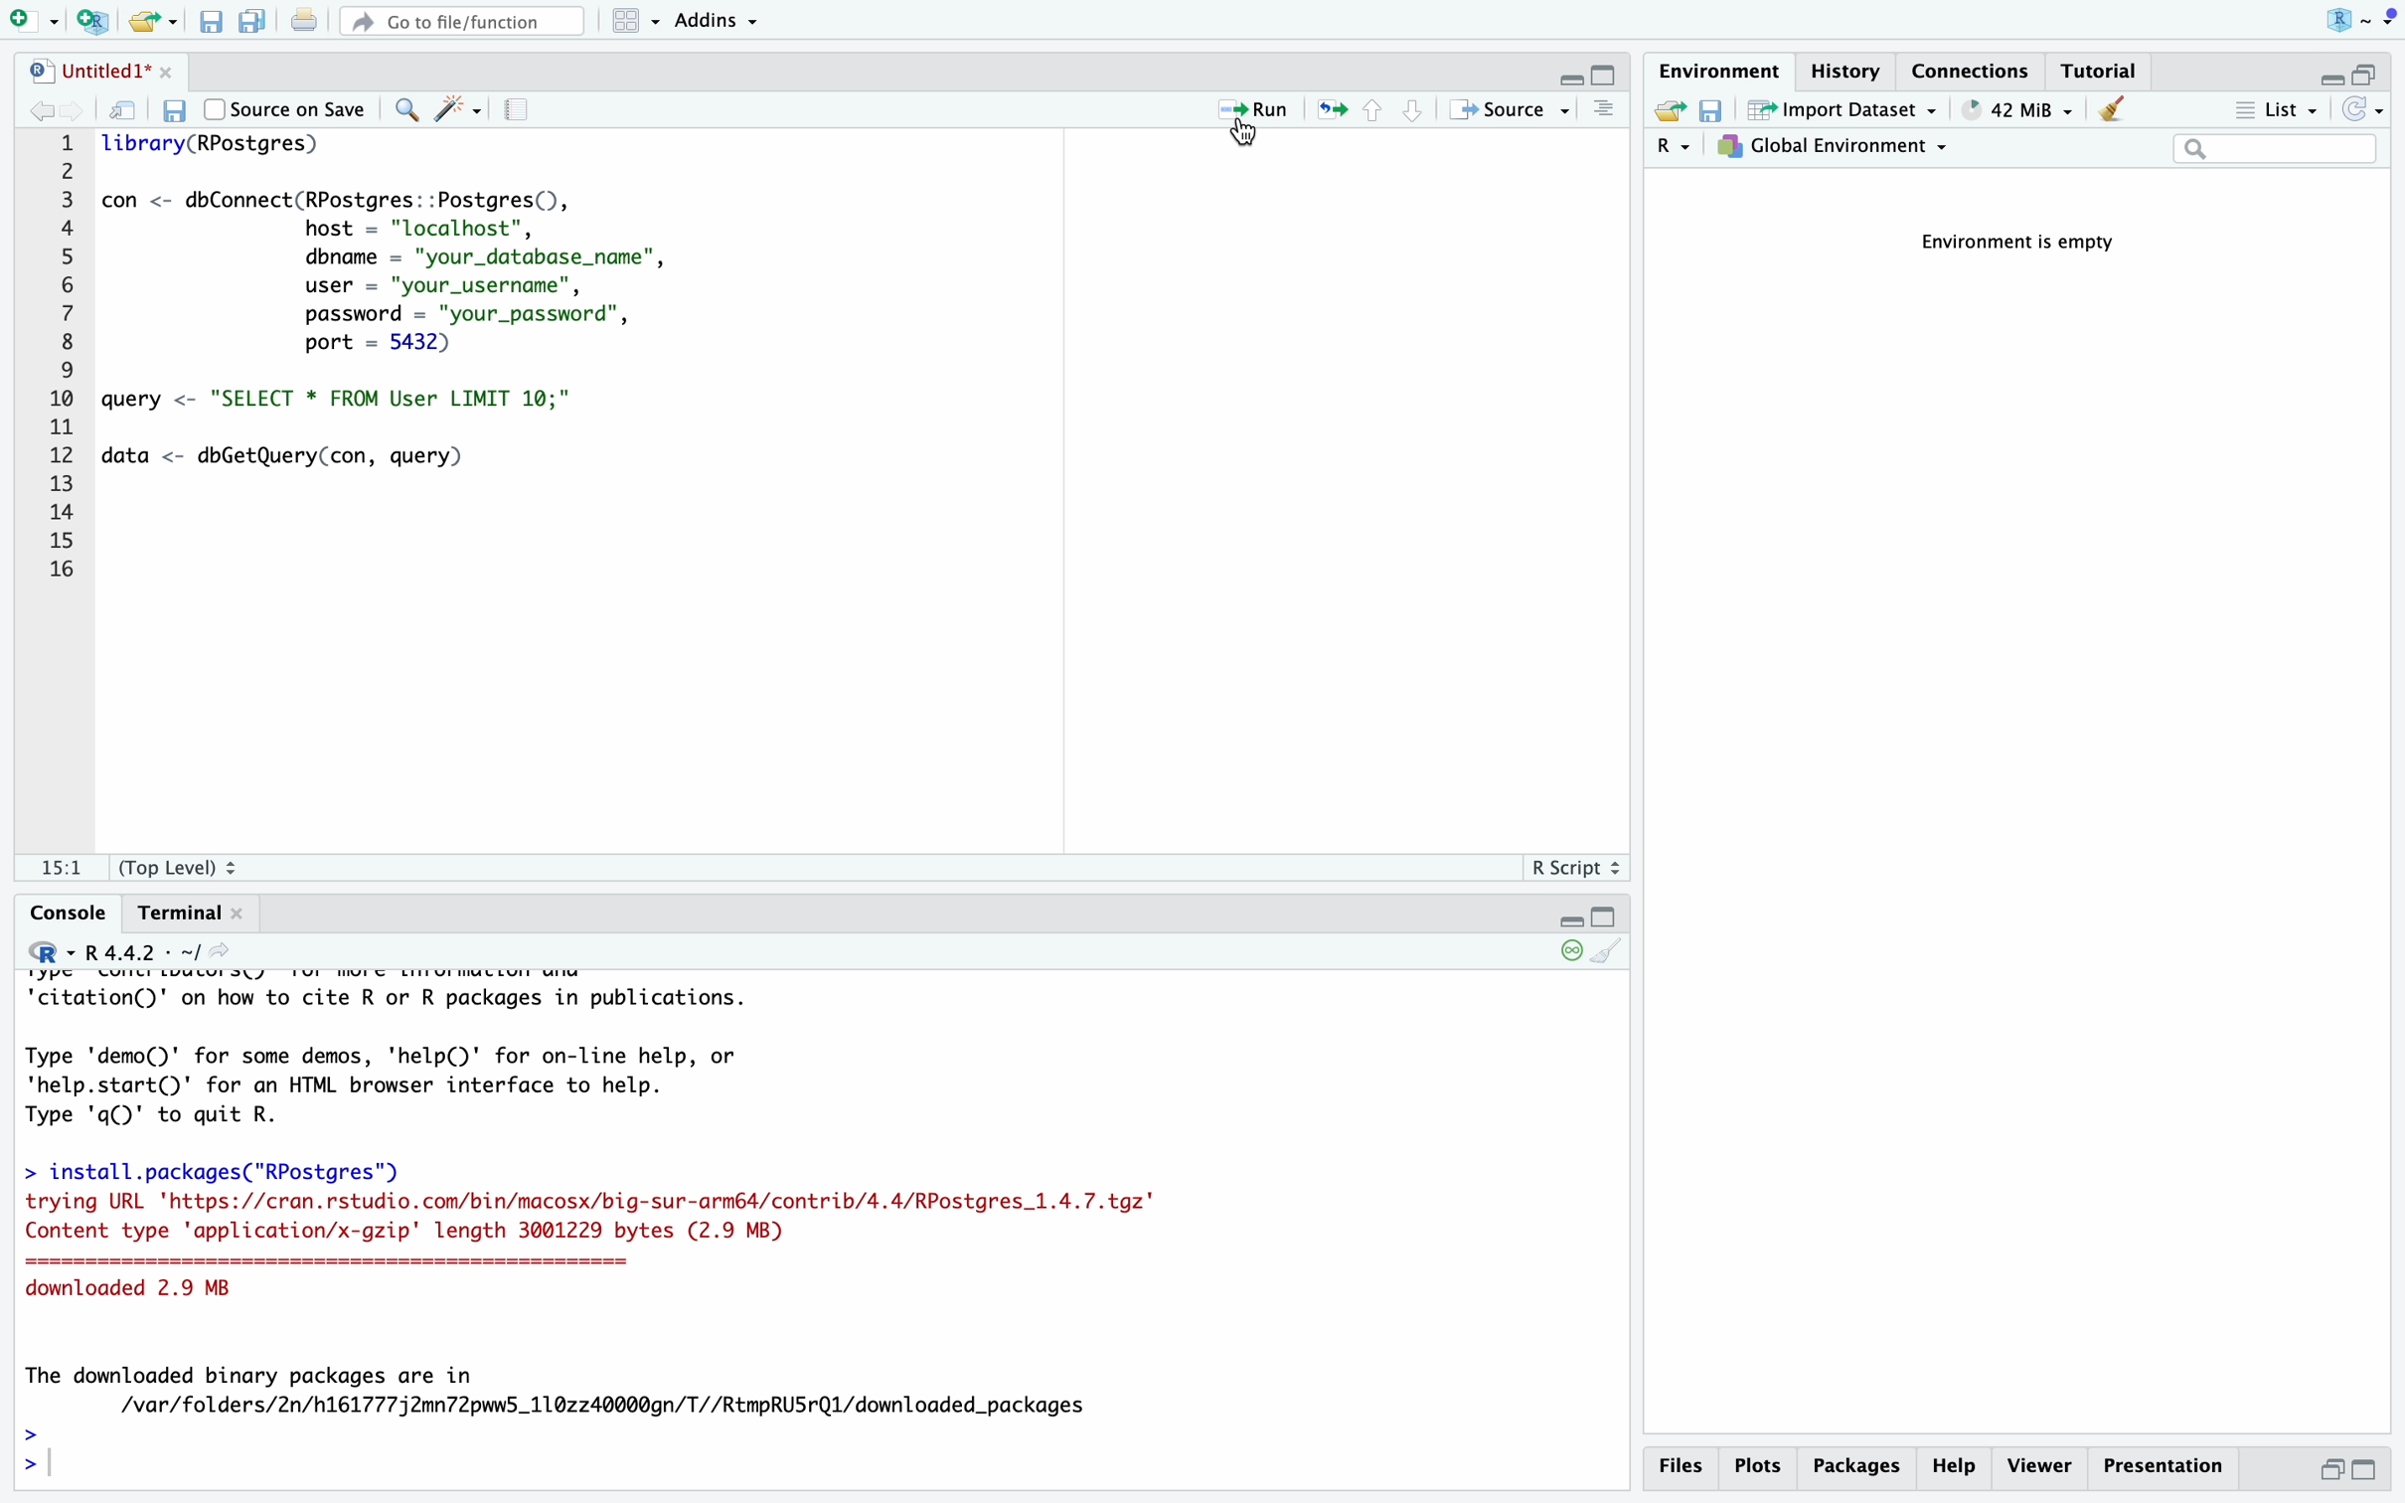  What do you see at coordinates (719, 19) in the screenshot?
I see `addins` at bounding box center [719, 19].